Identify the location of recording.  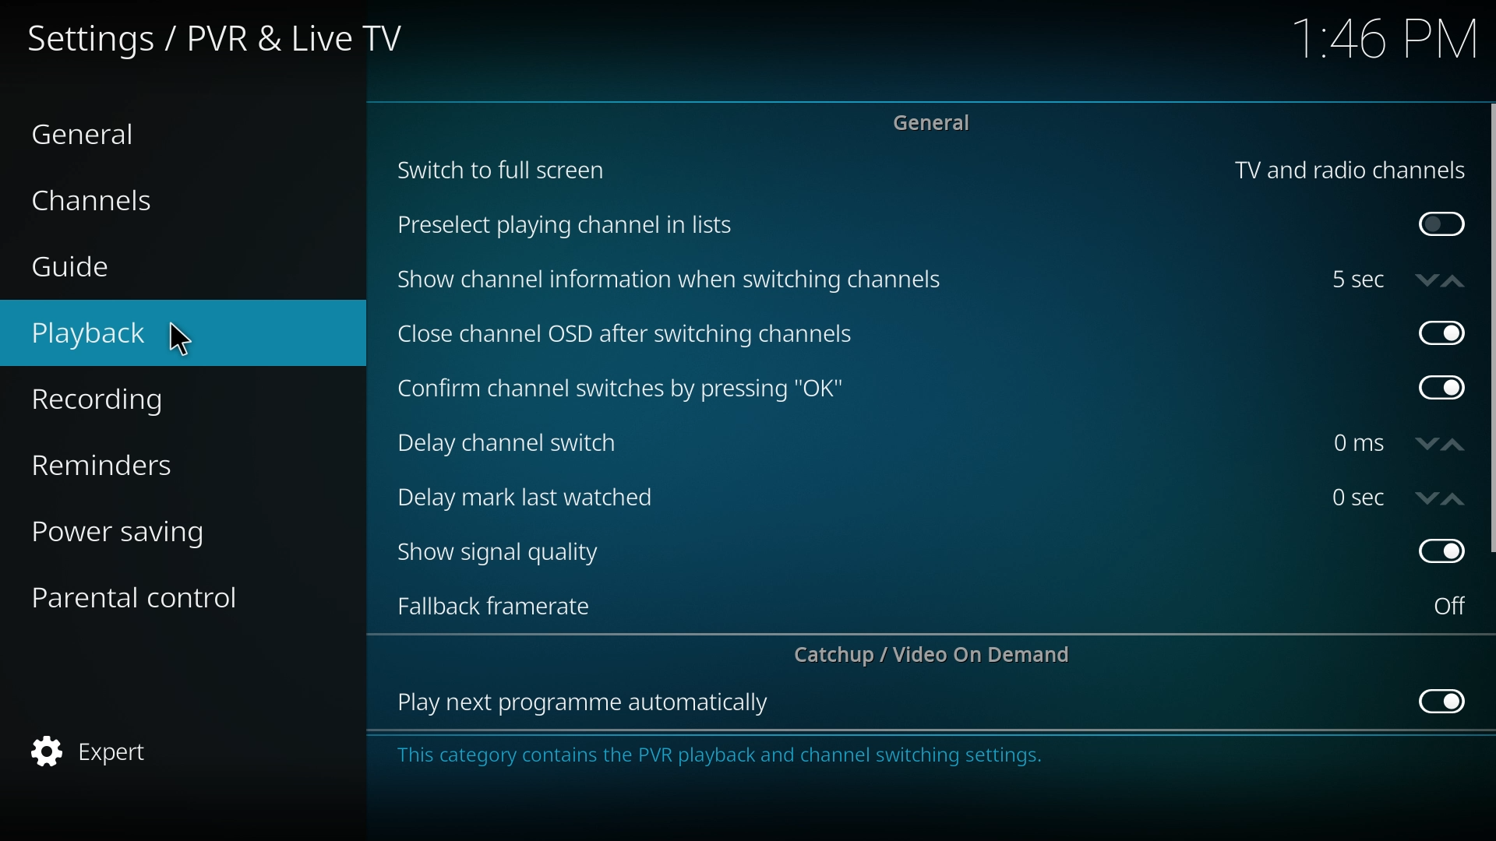
(141, 400).